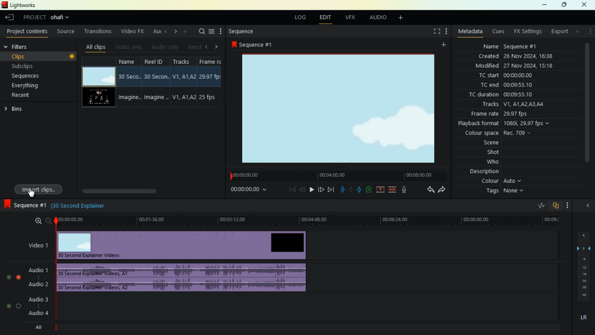 This screenshot has height=335, width=595. What do you see at coordinates (321, 190) in the screenshot?
I see `forward` at bounding box center [321, 190].